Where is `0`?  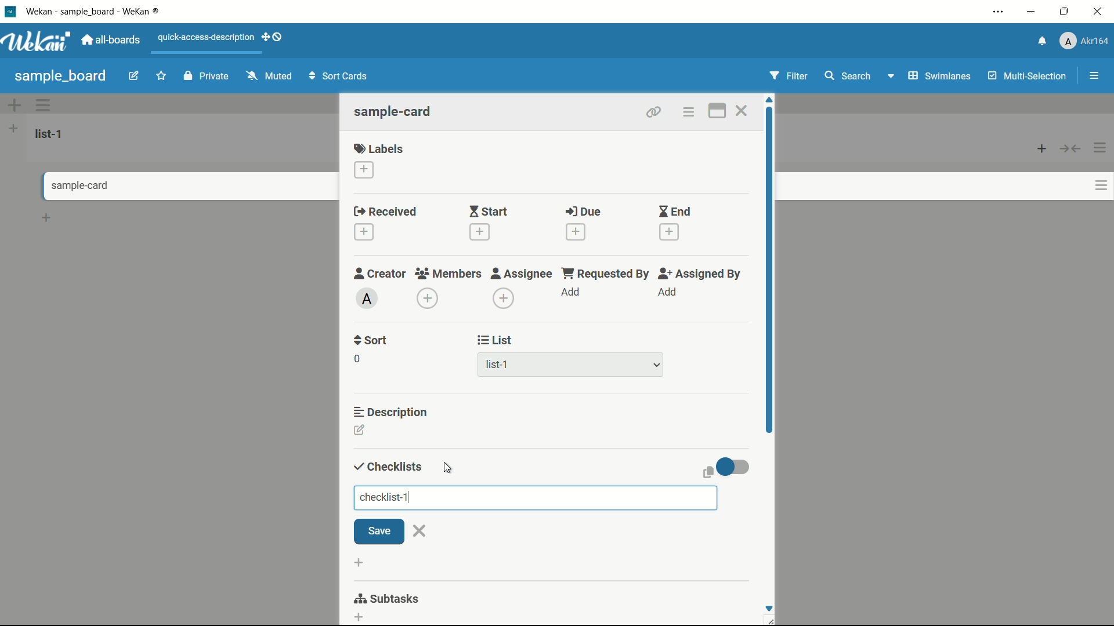
0 is located at coordinates (357, 359).